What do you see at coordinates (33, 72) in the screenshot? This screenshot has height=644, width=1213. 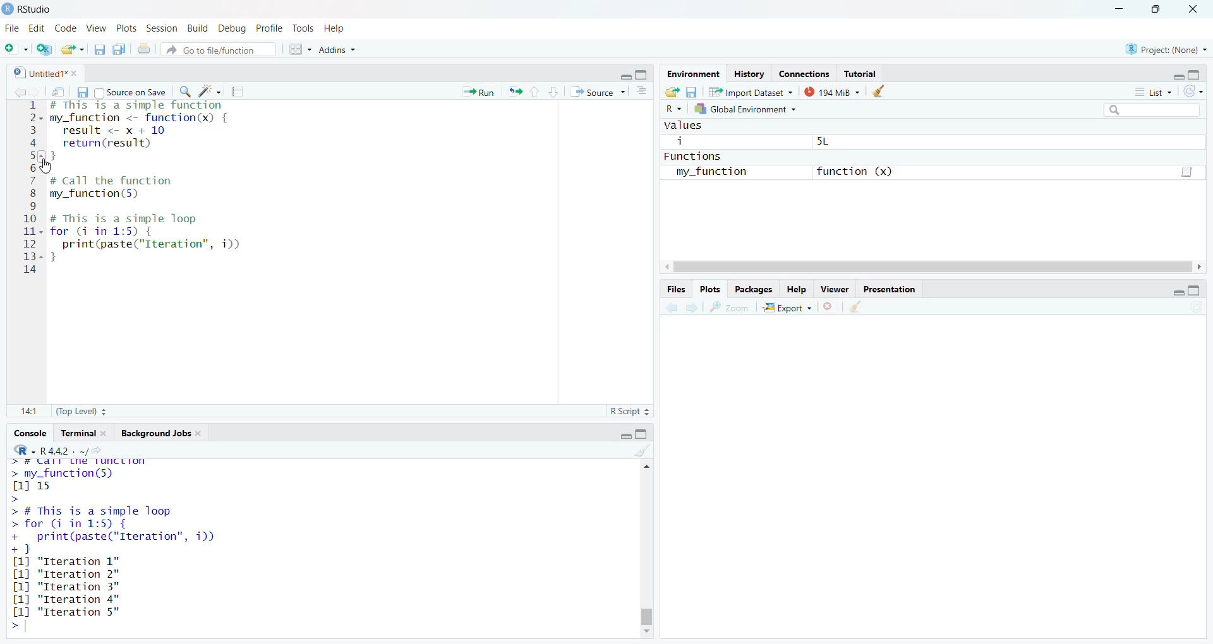 I see `untitled` at bounding box center [33, 72].